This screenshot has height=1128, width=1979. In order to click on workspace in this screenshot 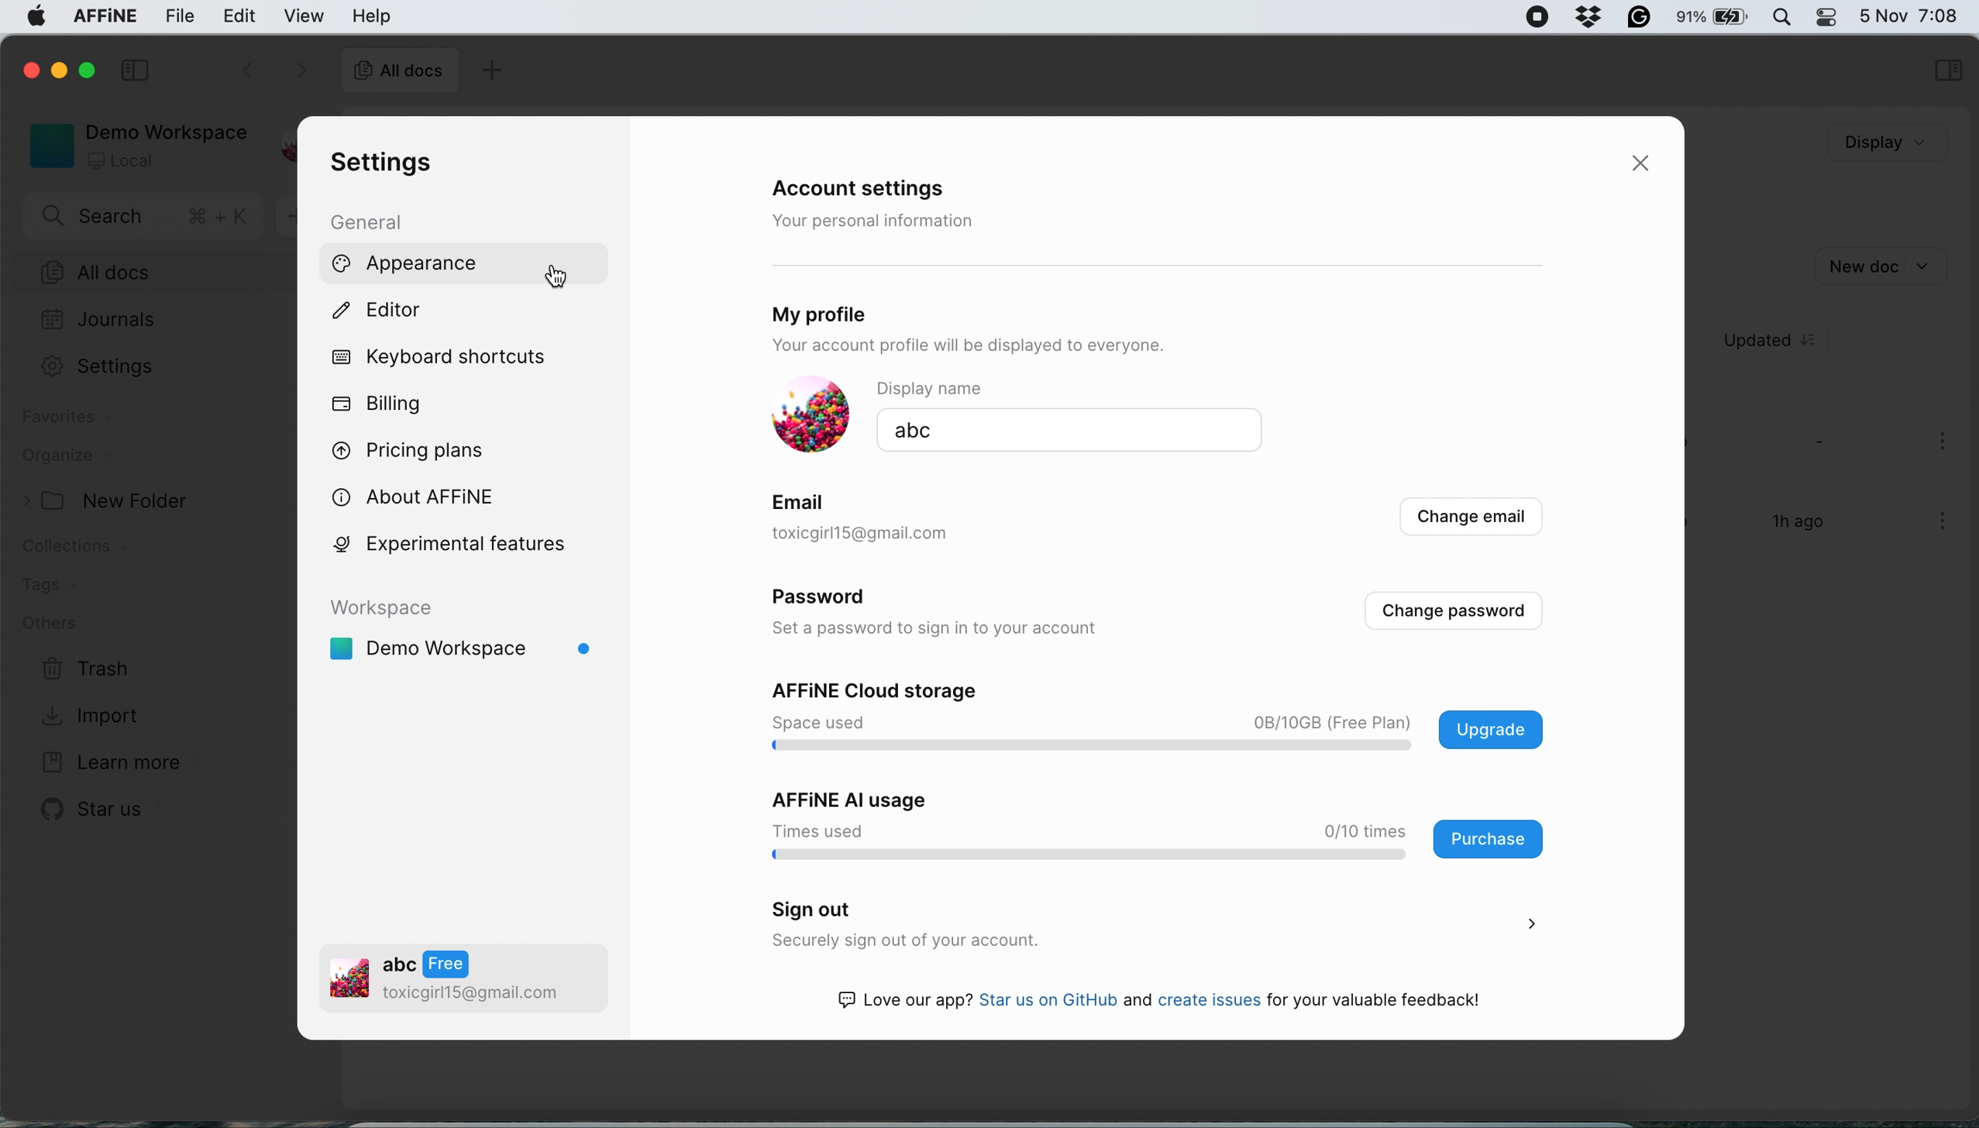, I will do `click(136, 146)`.